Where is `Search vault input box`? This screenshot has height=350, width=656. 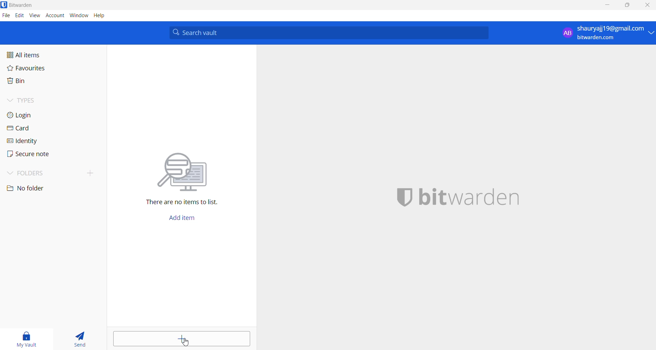
Search vault input box is located at coordinates (327, 33).